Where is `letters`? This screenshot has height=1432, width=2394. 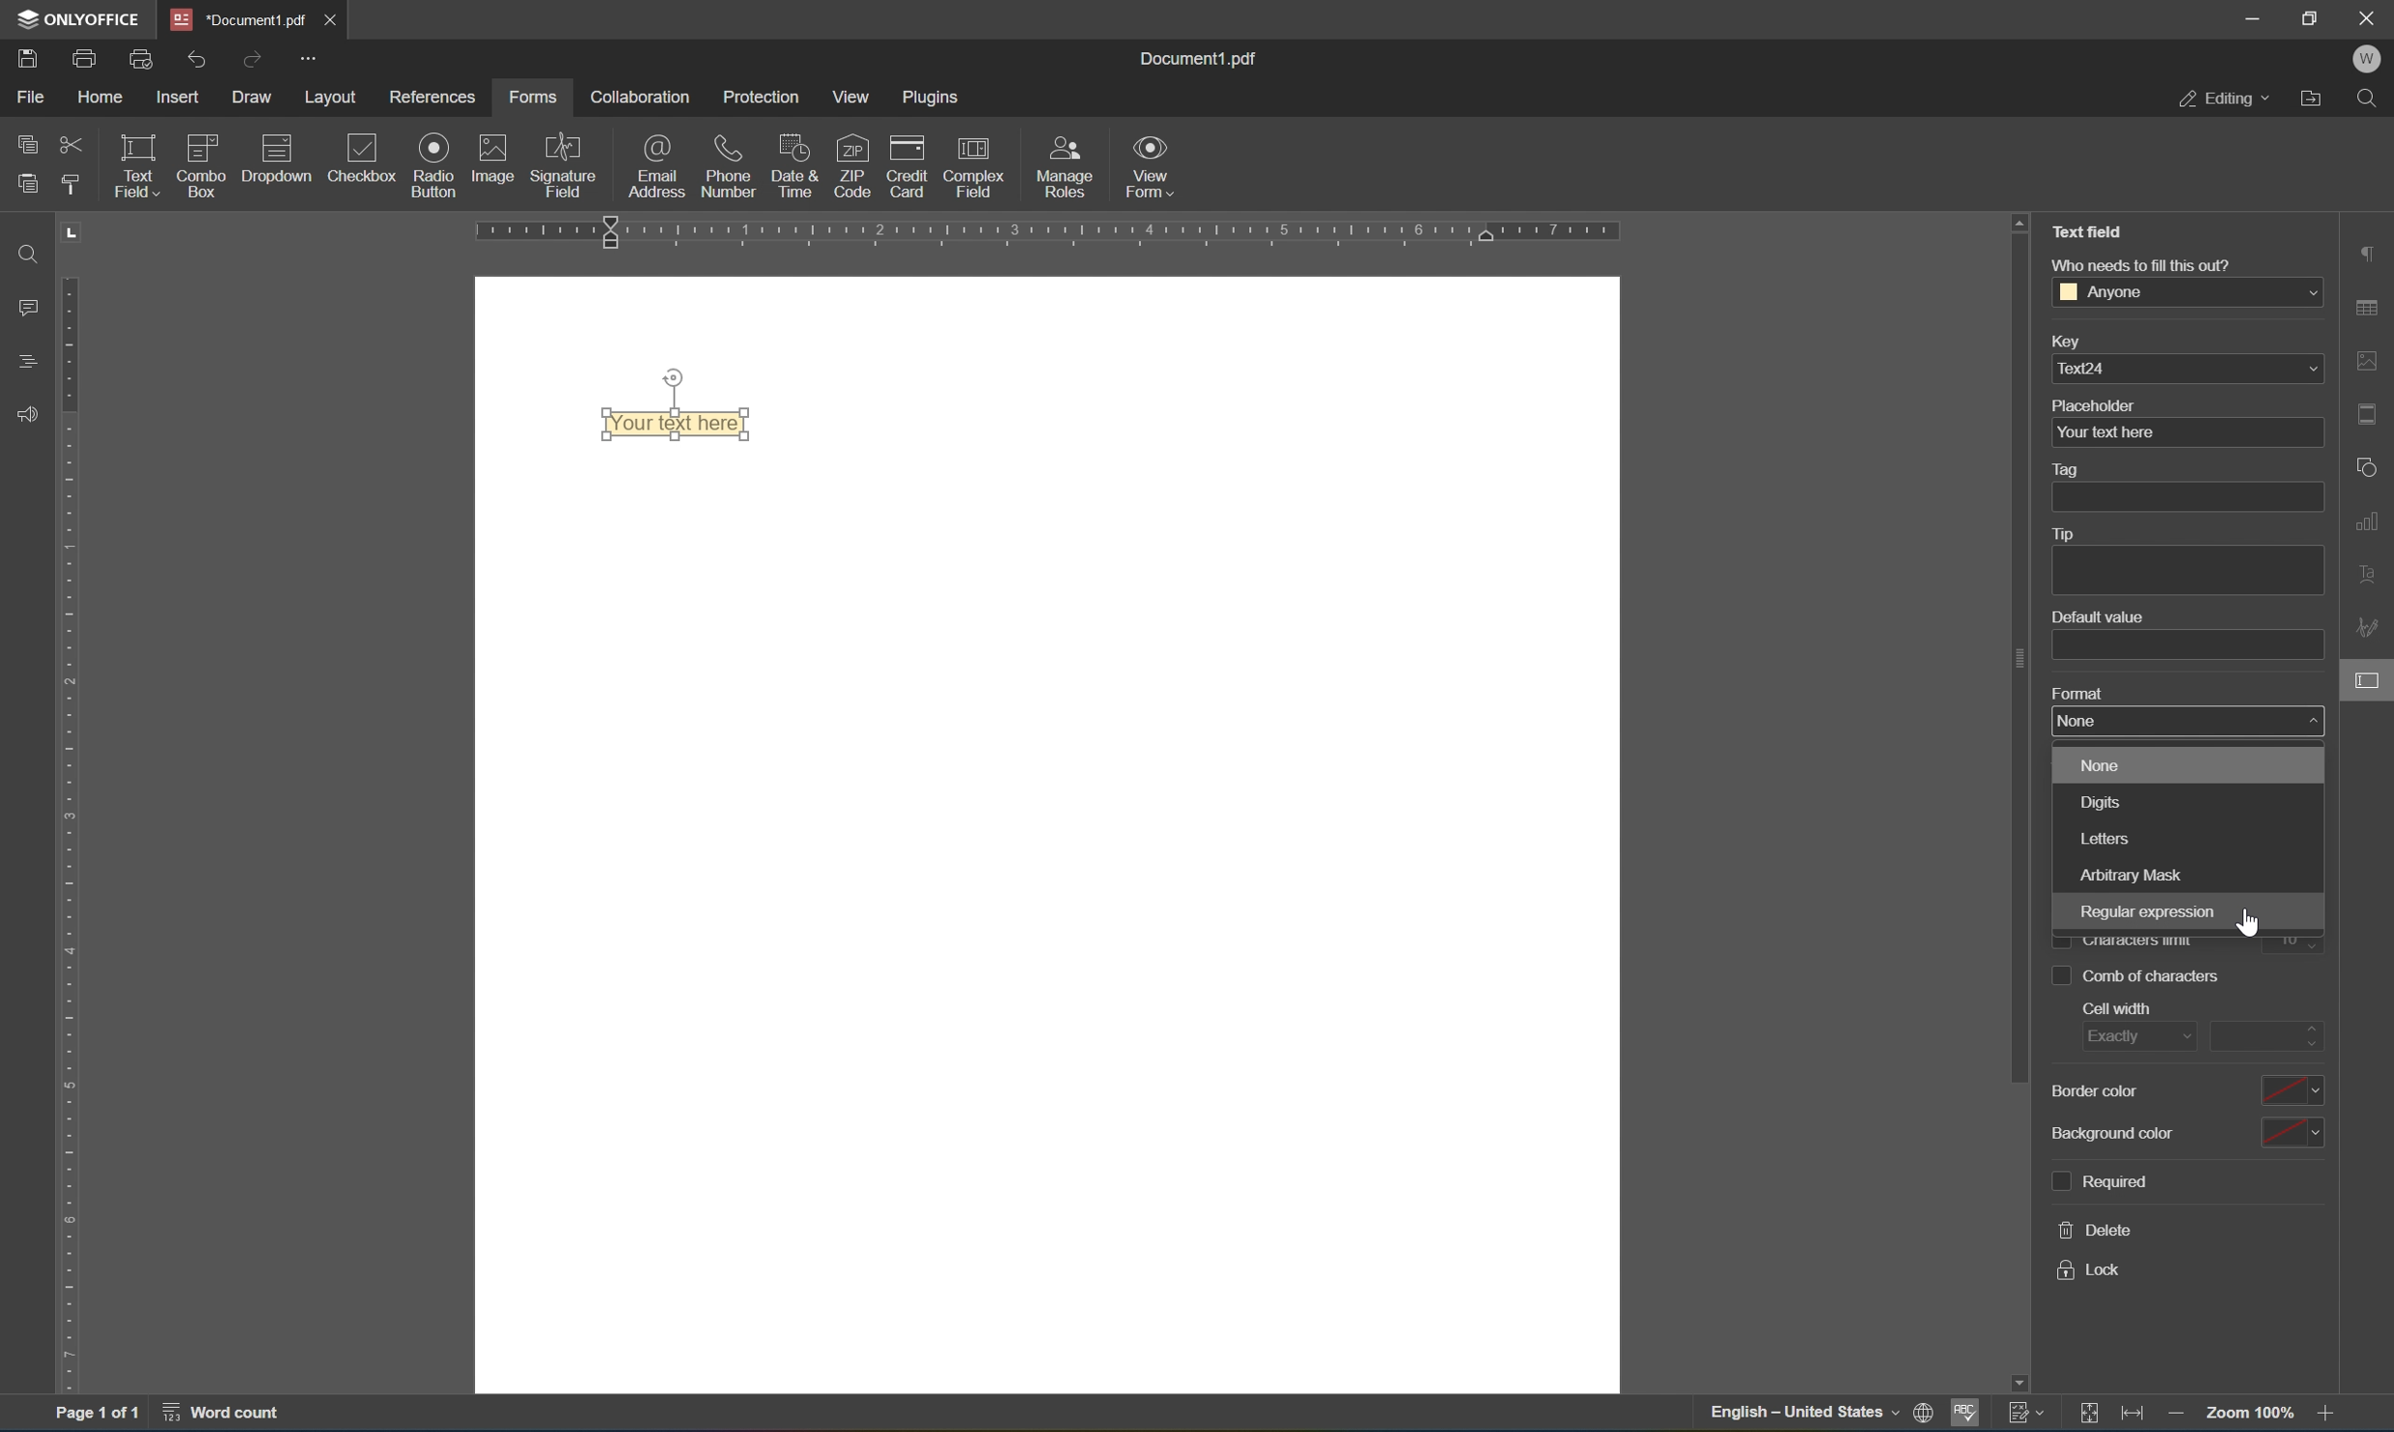
letters is located at coordinates (2189, 835).